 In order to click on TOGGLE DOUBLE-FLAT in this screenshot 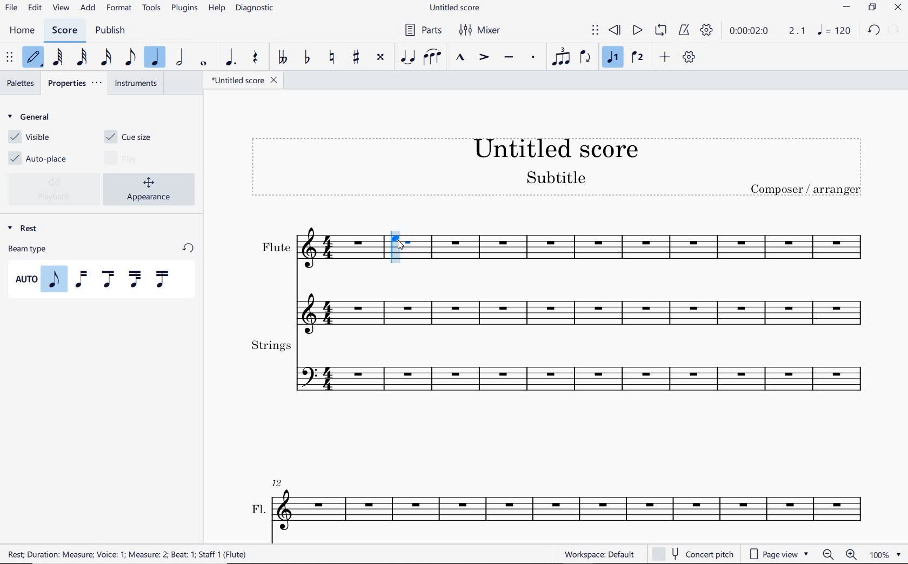, I will do `click(283, 58)`.